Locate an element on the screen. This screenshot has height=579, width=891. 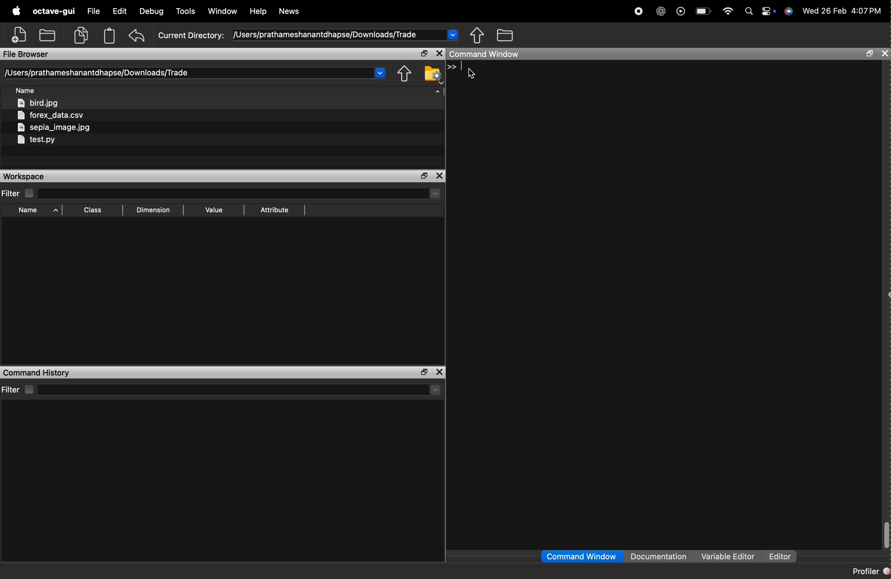
Window is located at coordinates (223, 10).